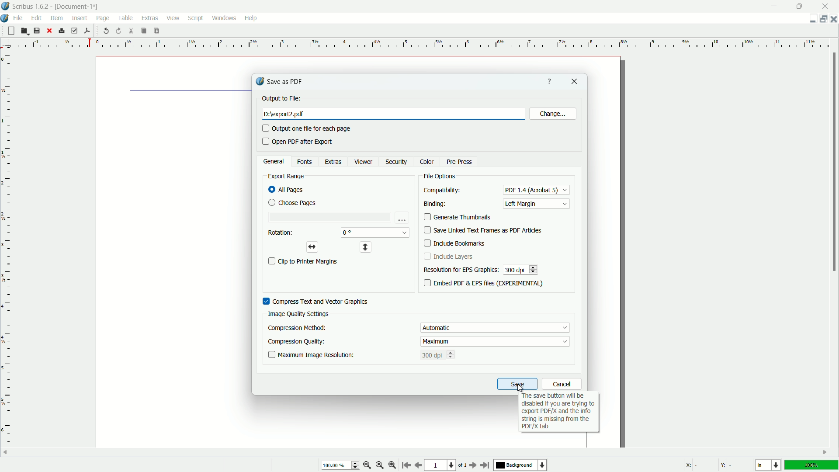  Describe the element at coordinates (196, 18) in the screenshot. I see `script menu` at that location.